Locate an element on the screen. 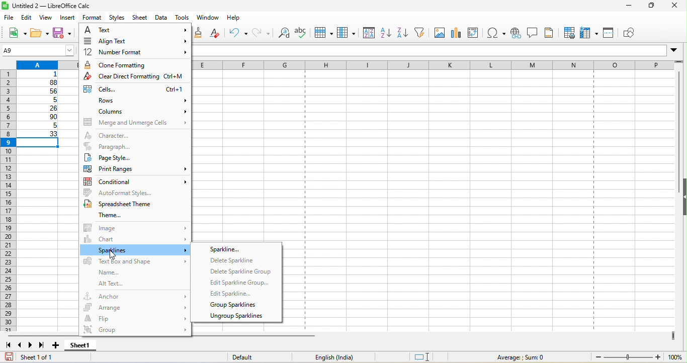 Image resolution: width=687 pixels, height=363 pixels. freeze rows and column is located at coordinates (590, 33).